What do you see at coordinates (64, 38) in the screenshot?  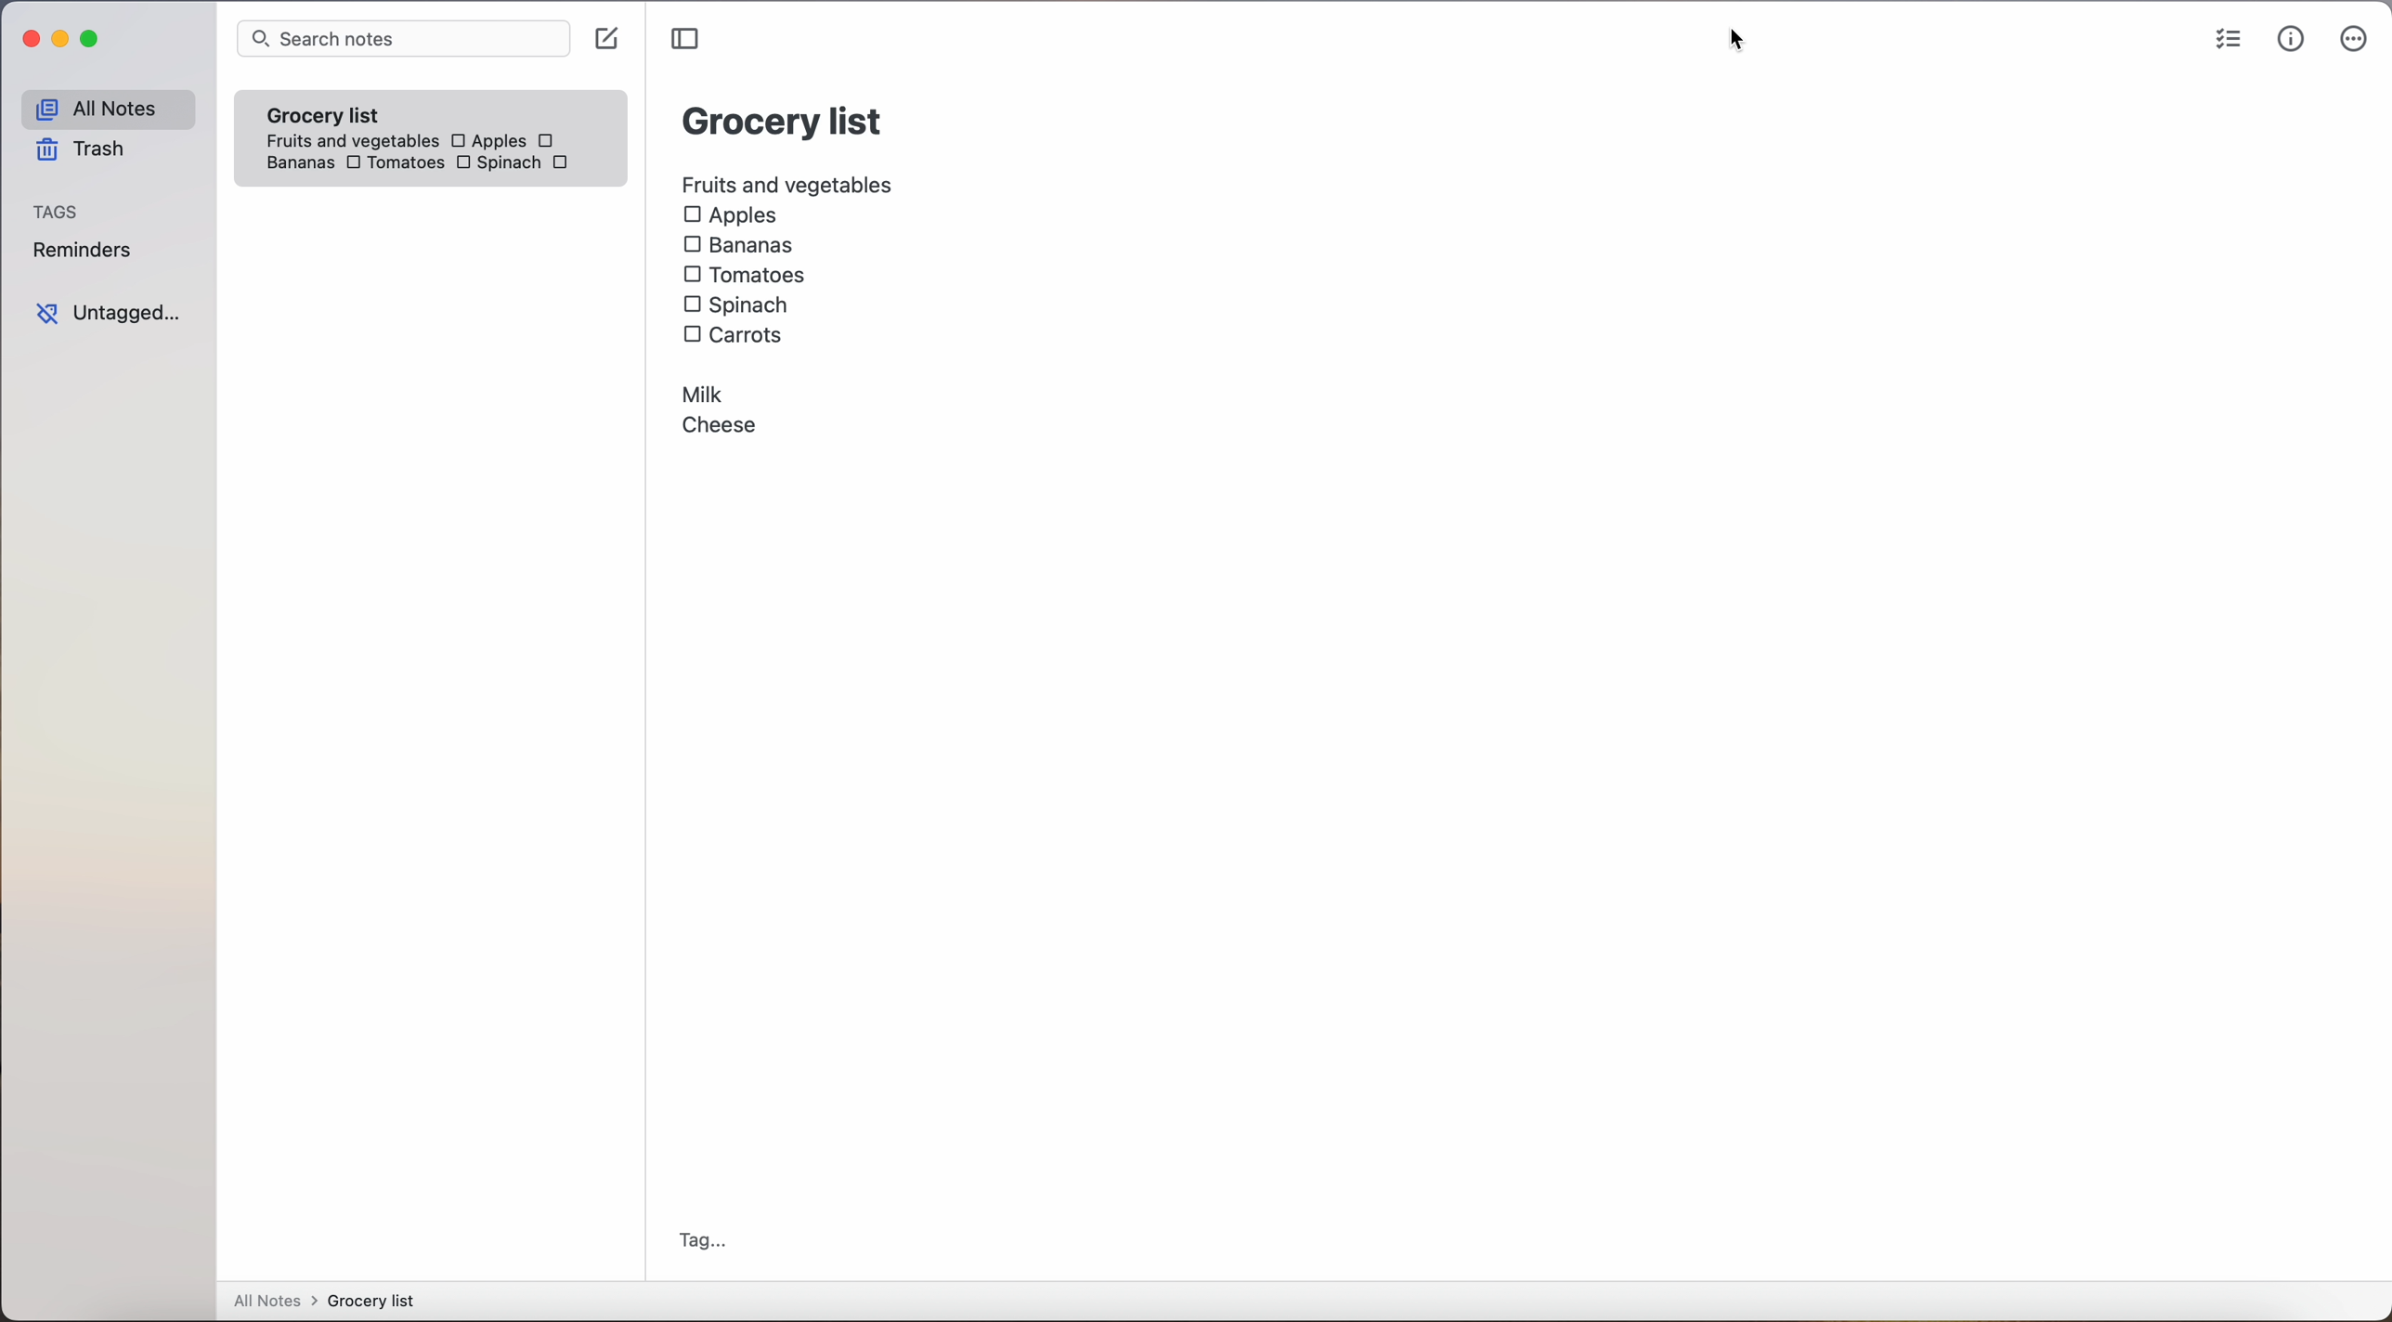 I see `minimize` at bounding box center [64, 38].